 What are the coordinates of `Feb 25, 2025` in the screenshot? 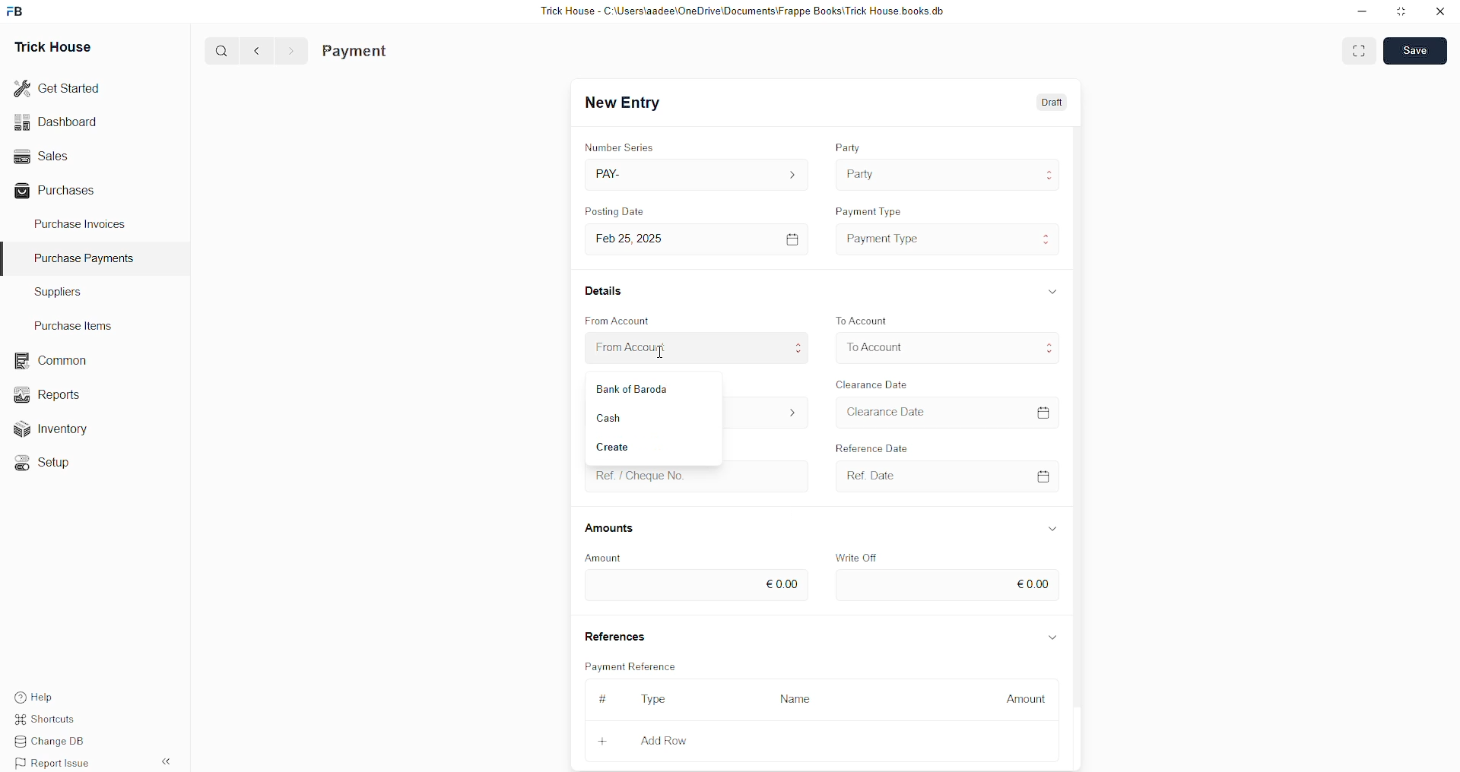 It's located at (640, 239).